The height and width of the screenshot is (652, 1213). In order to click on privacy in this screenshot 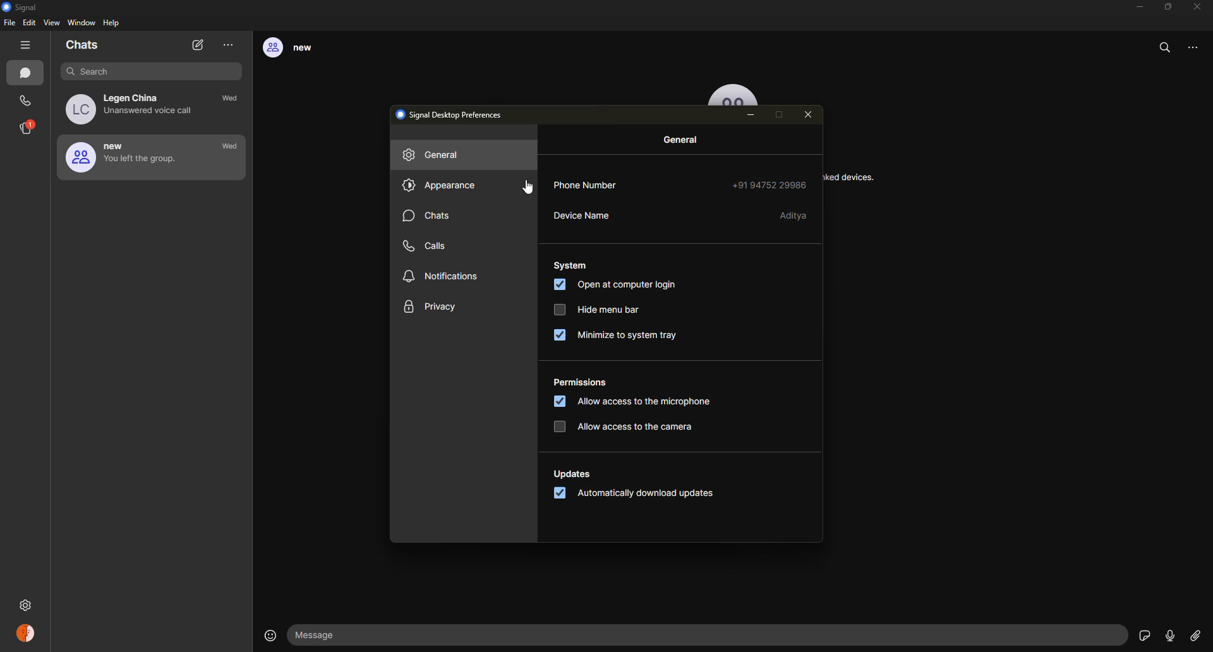, I will do `click(431, 308)`.